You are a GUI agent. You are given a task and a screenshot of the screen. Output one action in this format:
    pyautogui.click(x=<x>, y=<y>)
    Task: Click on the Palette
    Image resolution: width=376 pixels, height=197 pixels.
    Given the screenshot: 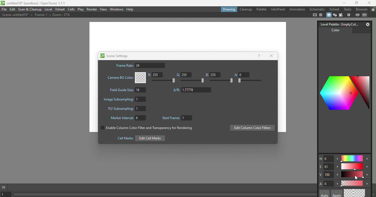 What is the action you would take?
    pyautogui.click(x=261, y=9)
    